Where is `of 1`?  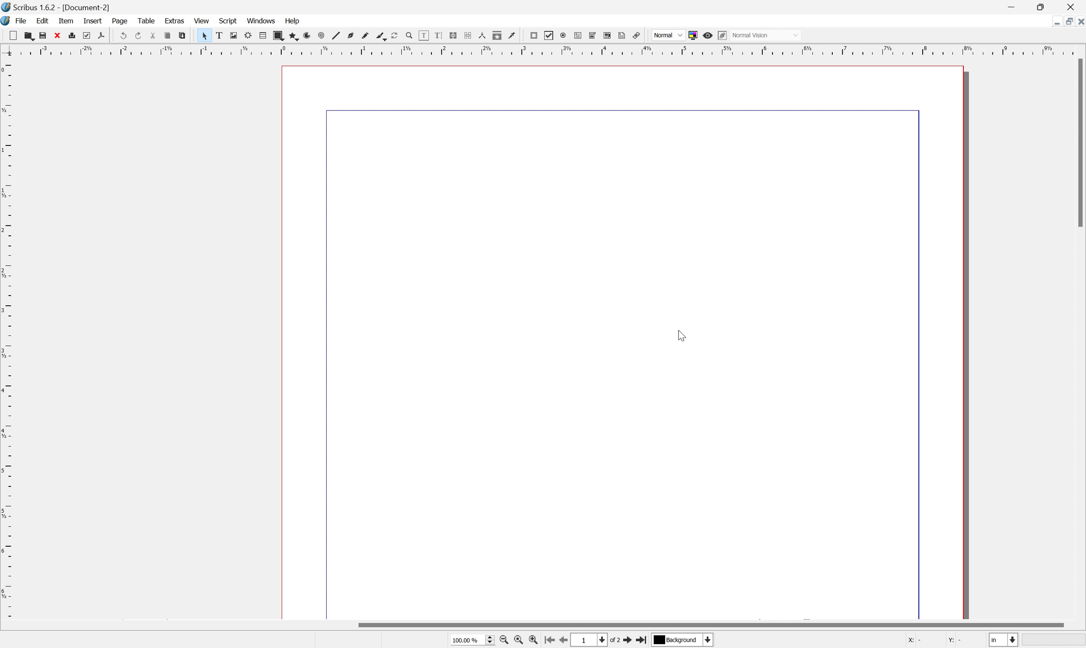 of 1 is located at coordinates (613, 640).